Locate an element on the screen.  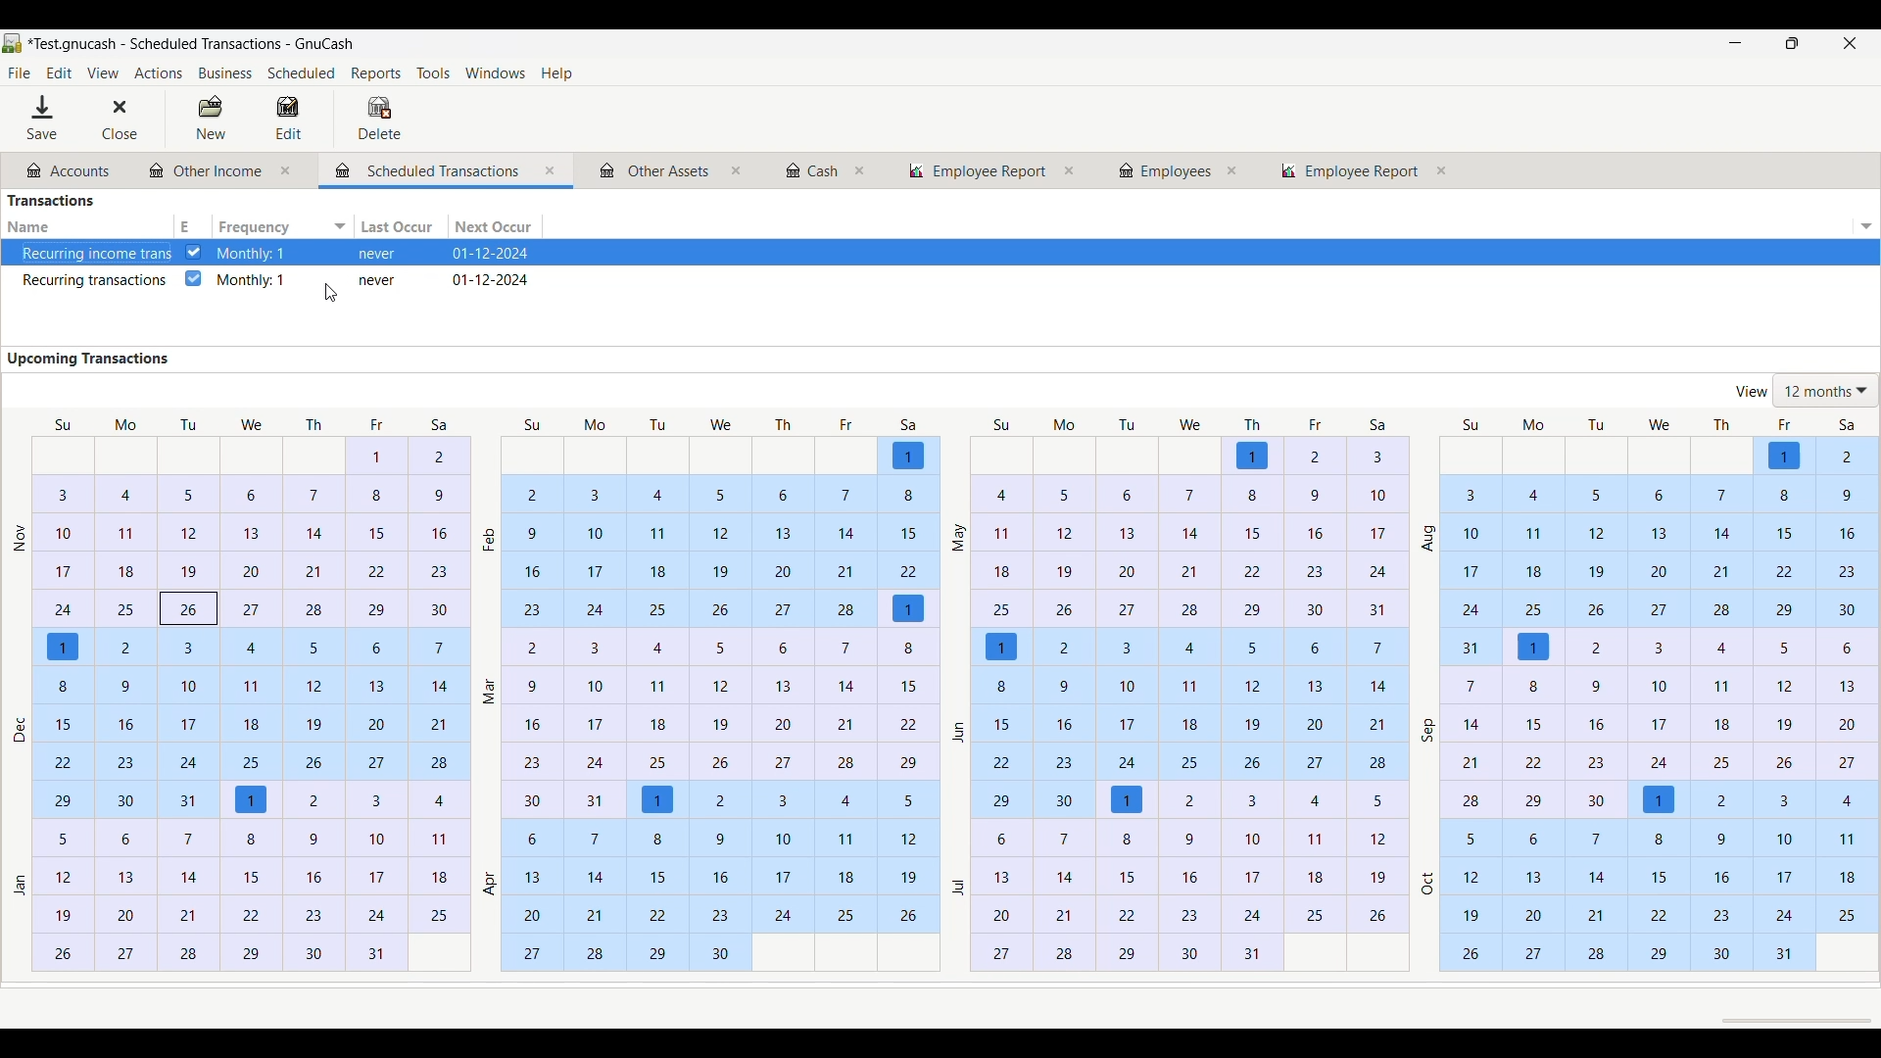
never is located at coordinates (379, 284).